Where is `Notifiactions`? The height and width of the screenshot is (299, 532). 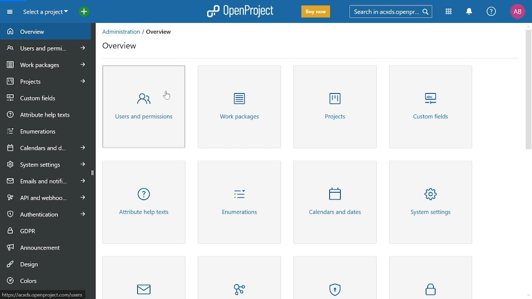
Notifiactions is located at coordinates (471, 12).